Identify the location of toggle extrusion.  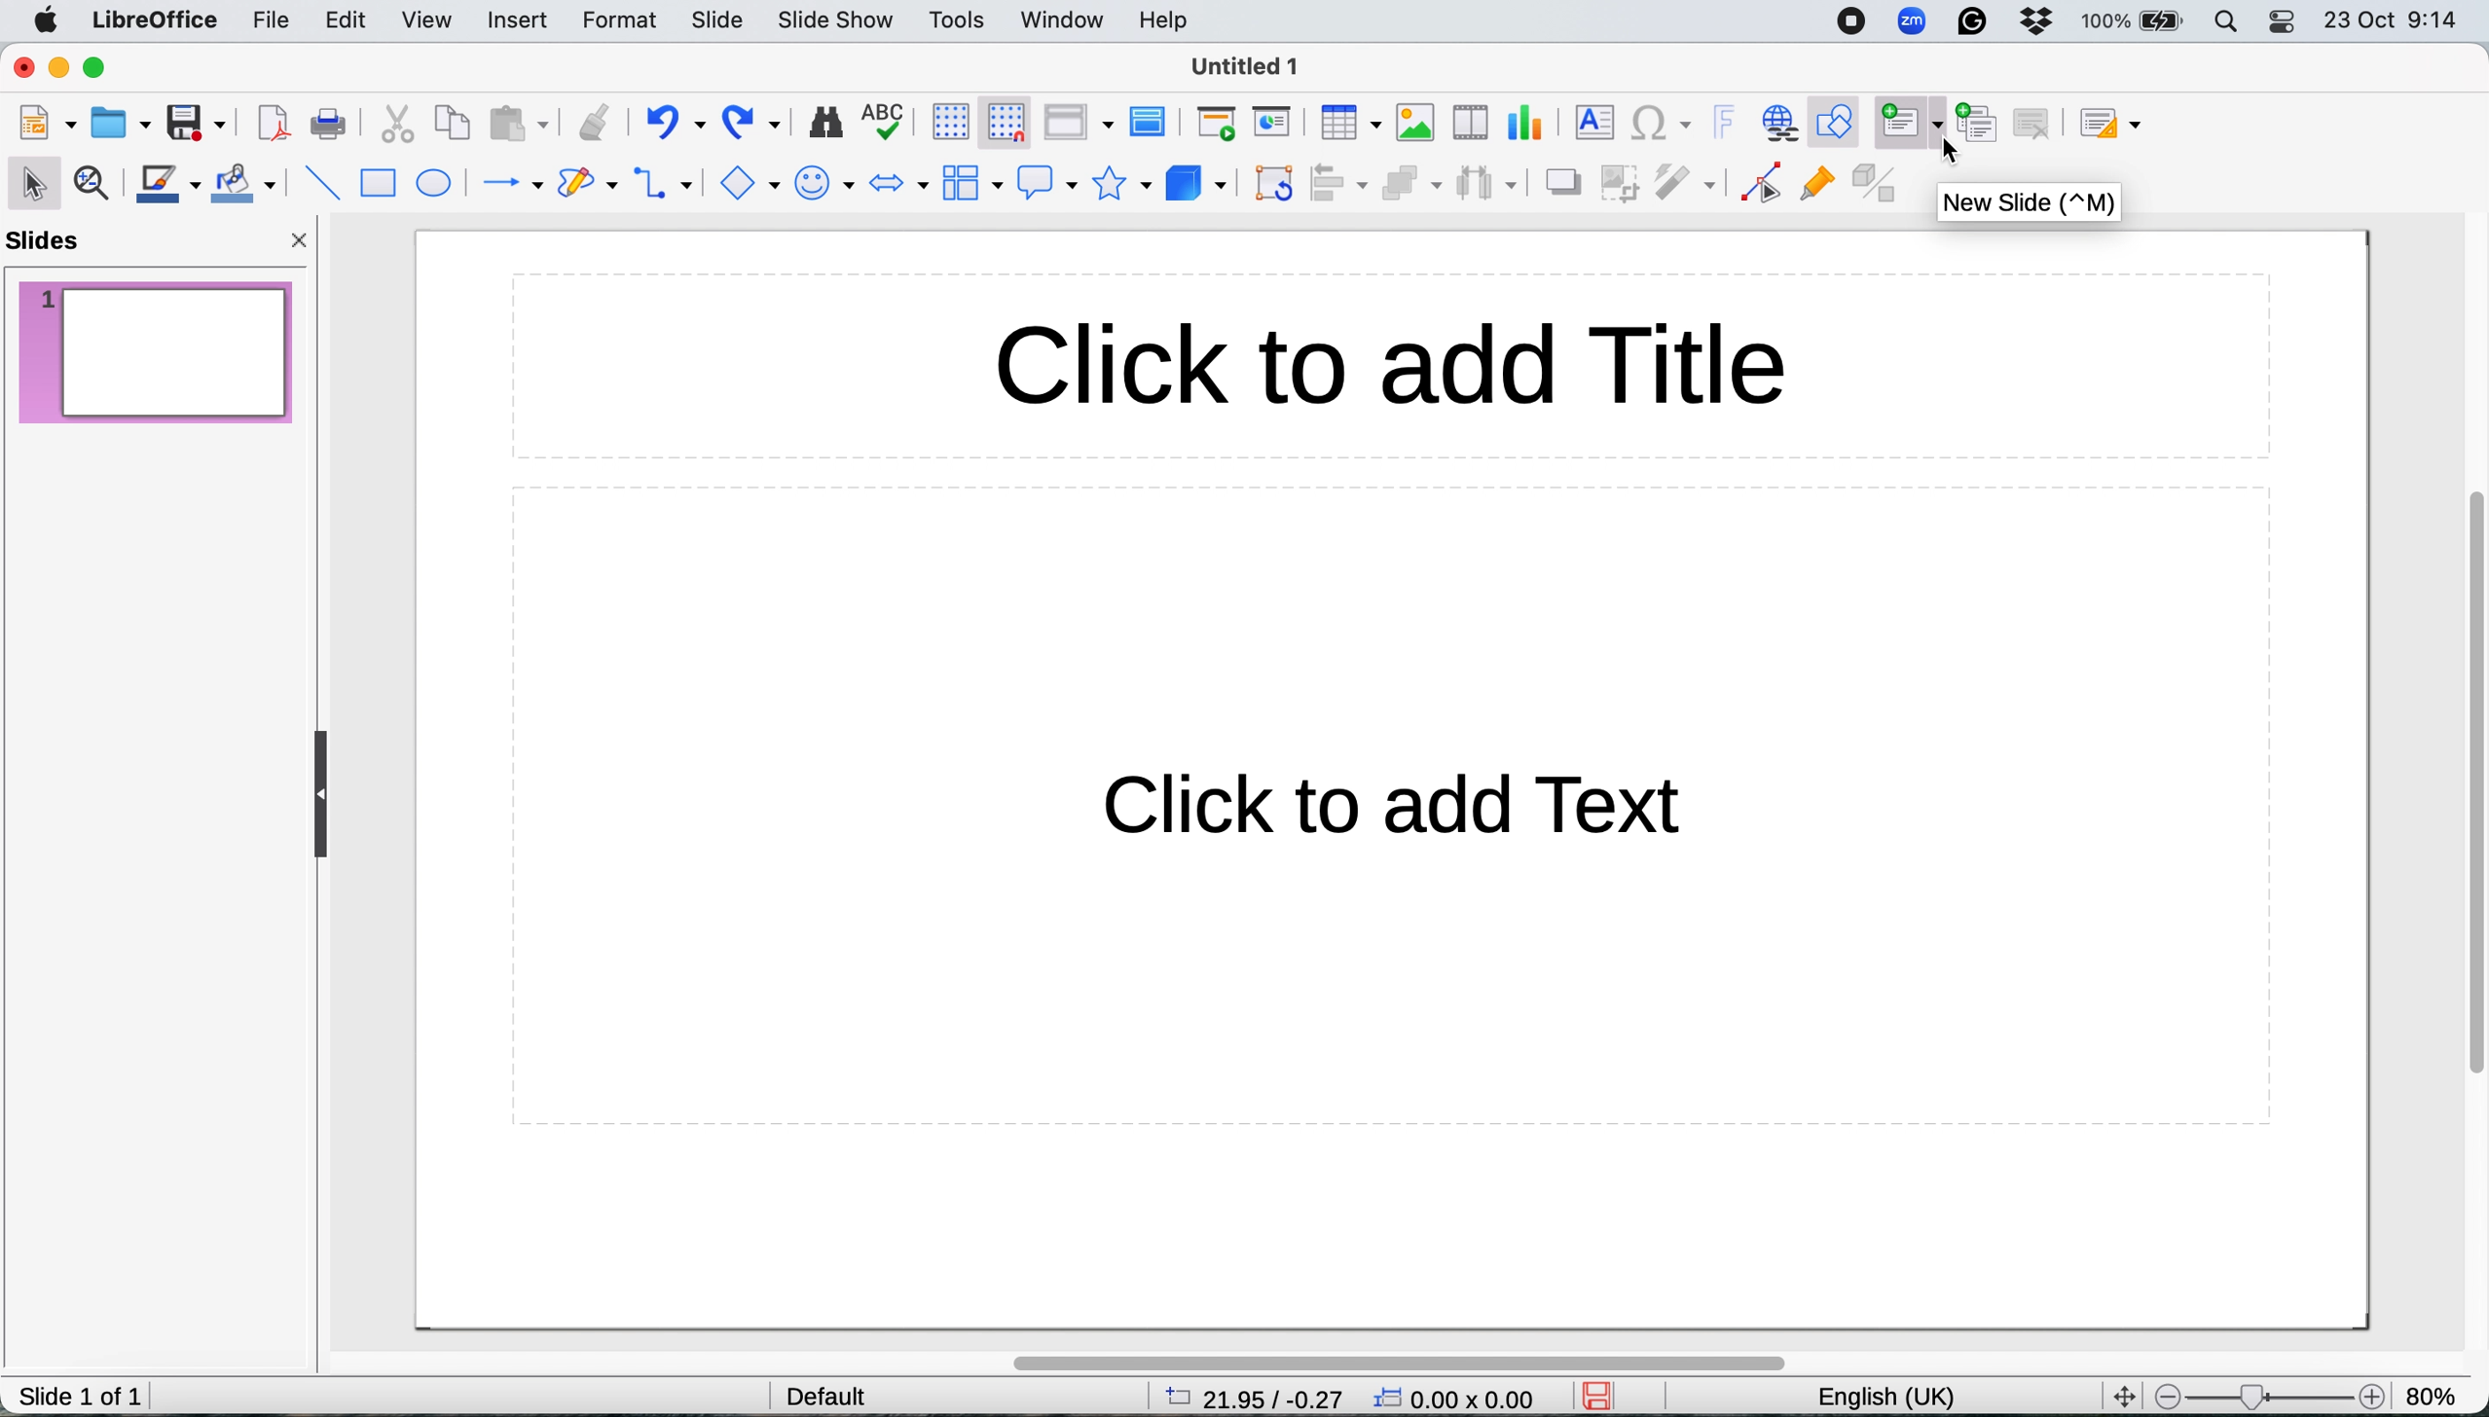
(1877, 185).